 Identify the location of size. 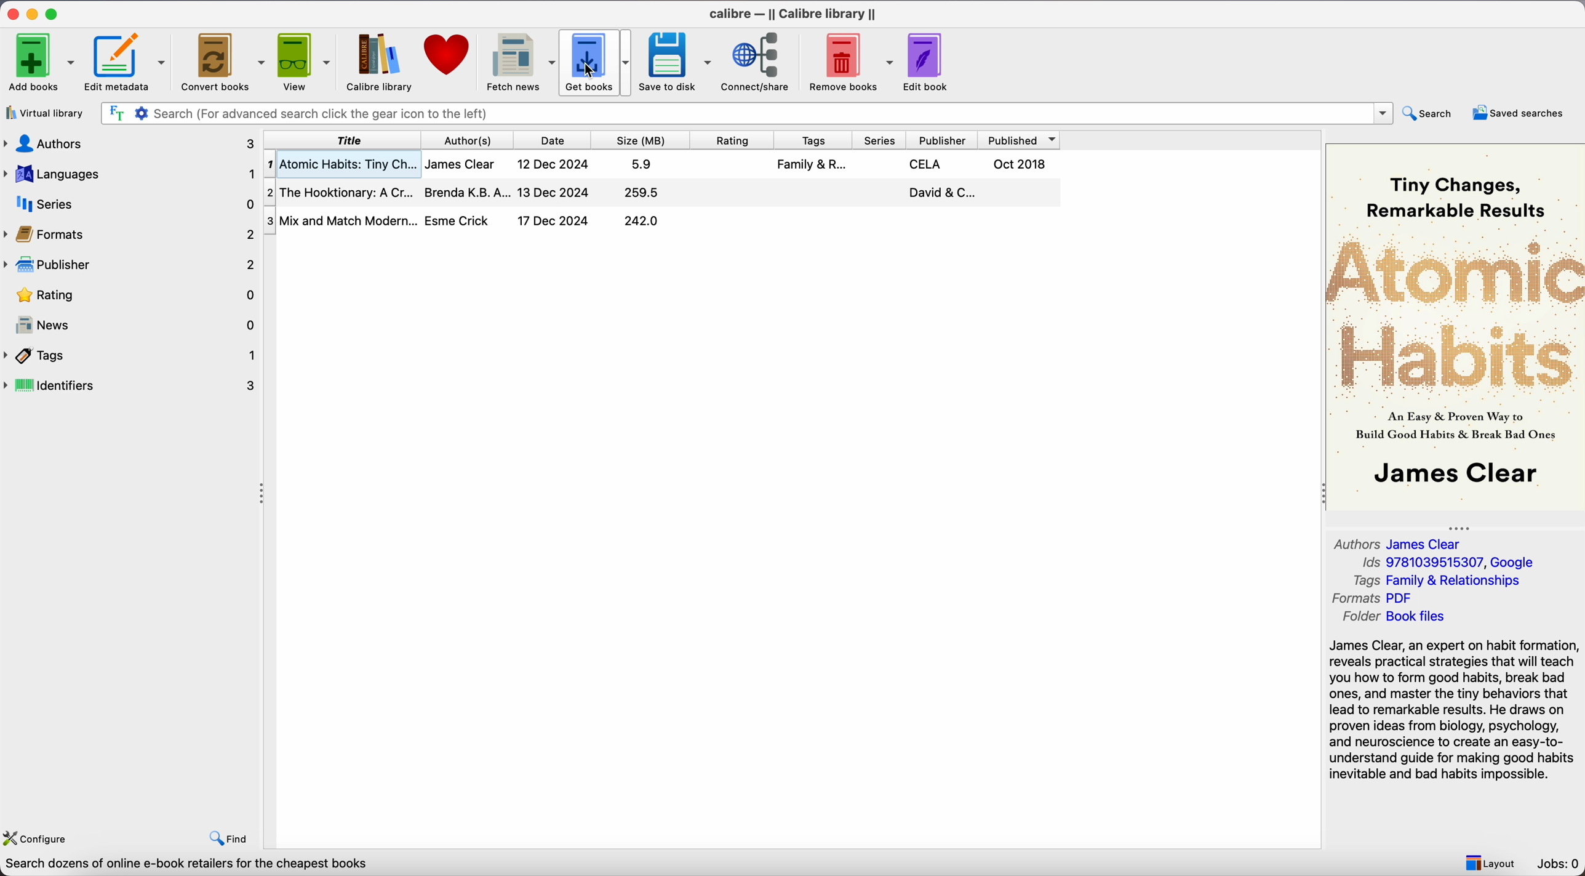
(646, 140).